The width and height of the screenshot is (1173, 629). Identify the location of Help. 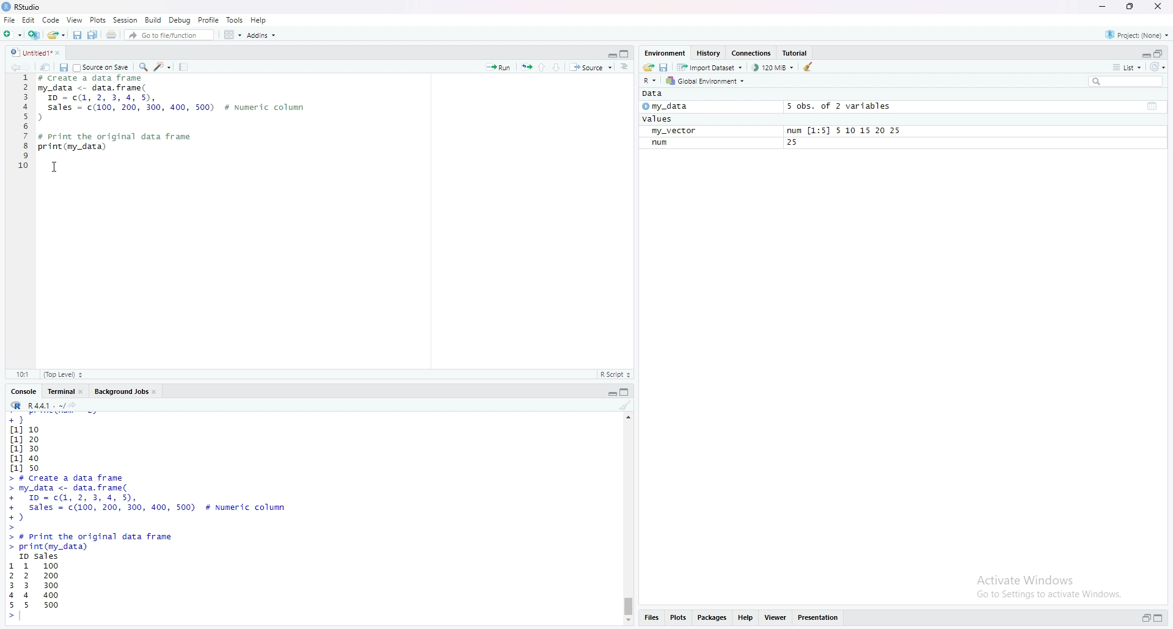
(262, 19).